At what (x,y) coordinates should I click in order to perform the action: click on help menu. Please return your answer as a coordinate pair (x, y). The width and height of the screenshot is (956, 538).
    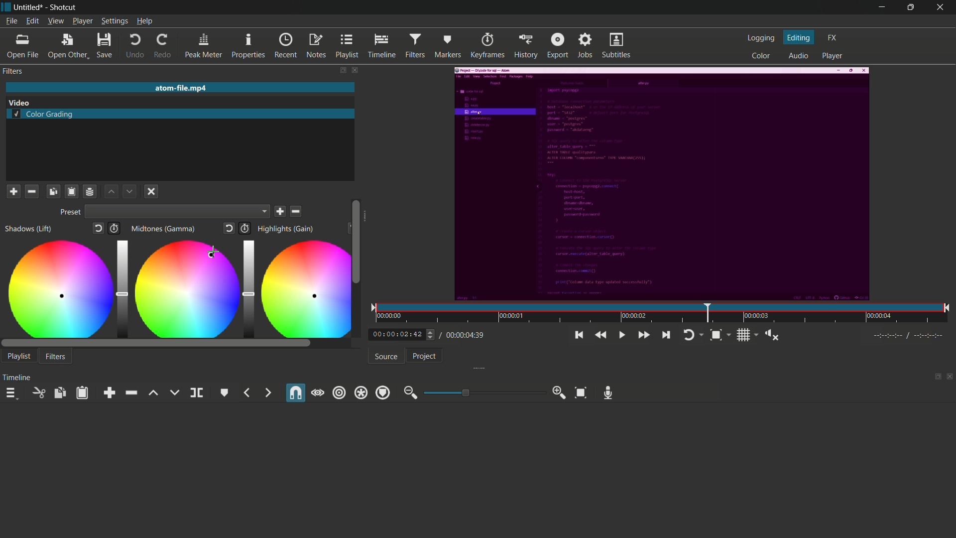
    Looking at the image, I should click on (145, 21).